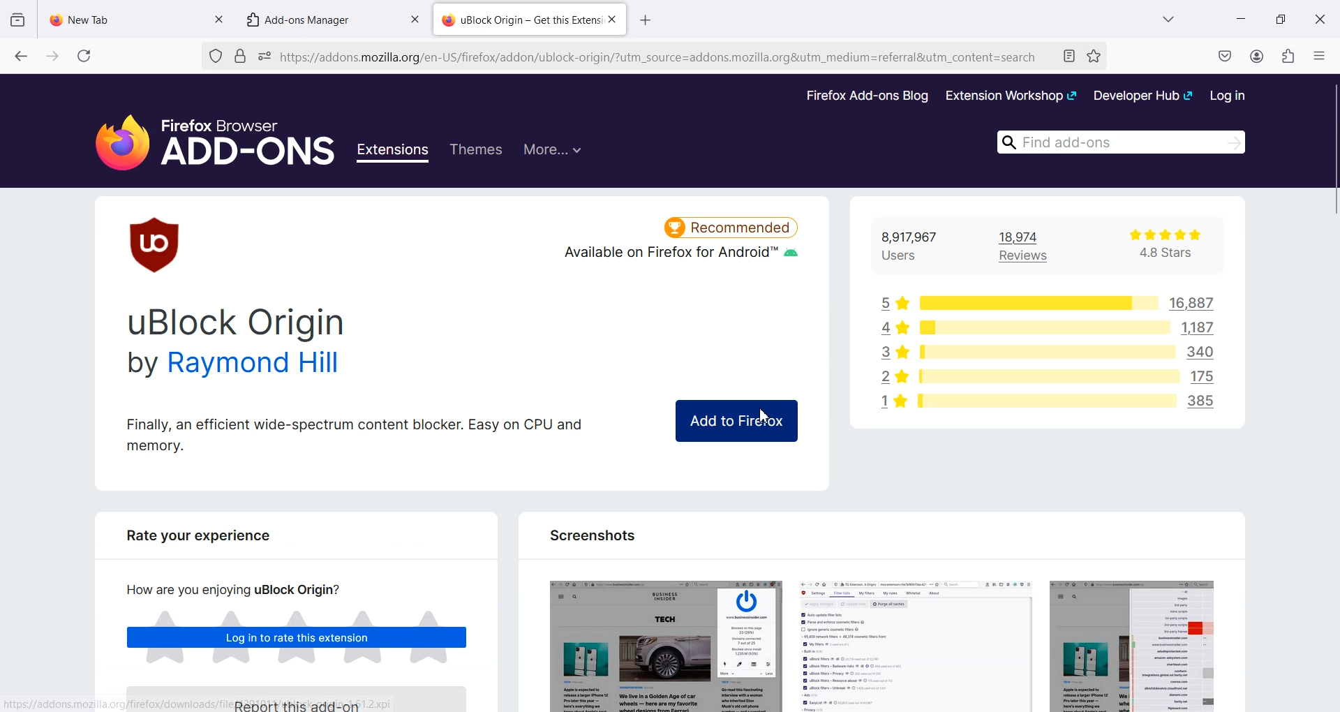 The image size is (1340, 712). Describe the element at coordinates (297, 639) in the screenshot. I see `Log in to rate this extensions` at that location.